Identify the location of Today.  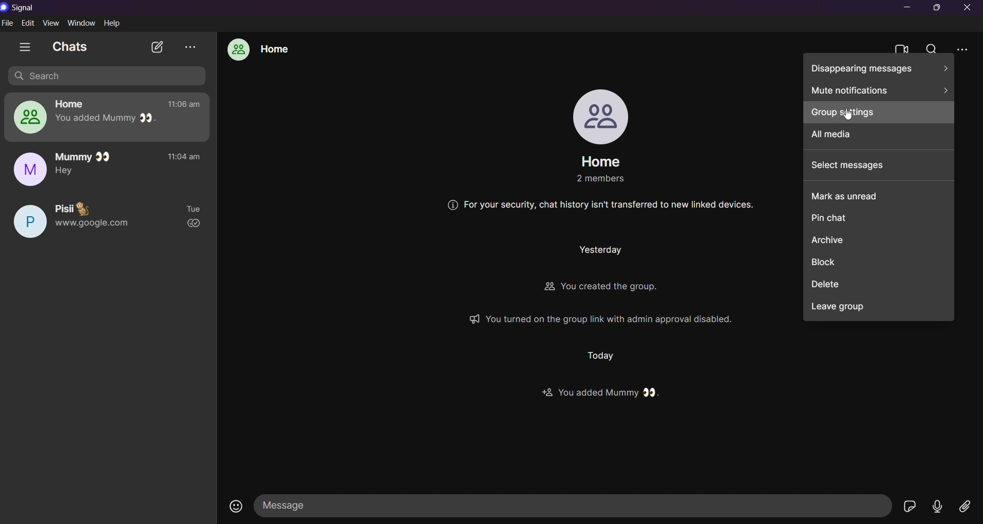
(605, 355).